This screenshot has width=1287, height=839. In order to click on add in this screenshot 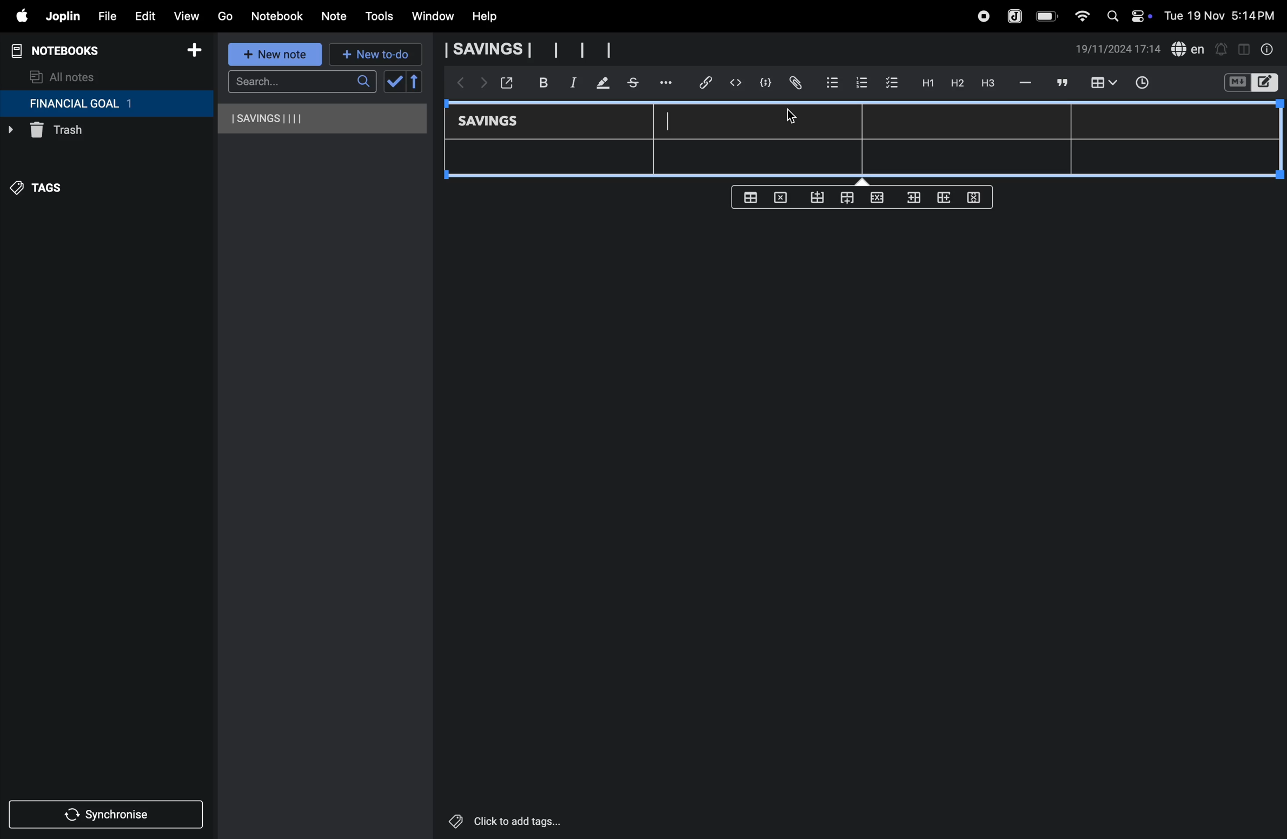, I will do `click(194, 52)`.